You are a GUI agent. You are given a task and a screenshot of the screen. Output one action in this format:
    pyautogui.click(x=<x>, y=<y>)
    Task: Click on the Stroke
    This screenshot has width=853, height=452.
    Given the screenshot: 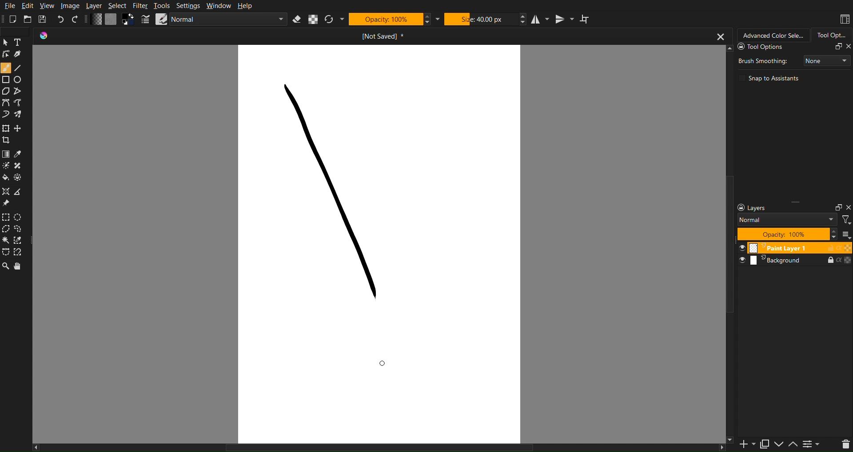 What is the action you would take?
    pyautogui.click(x=333, y=192)
    